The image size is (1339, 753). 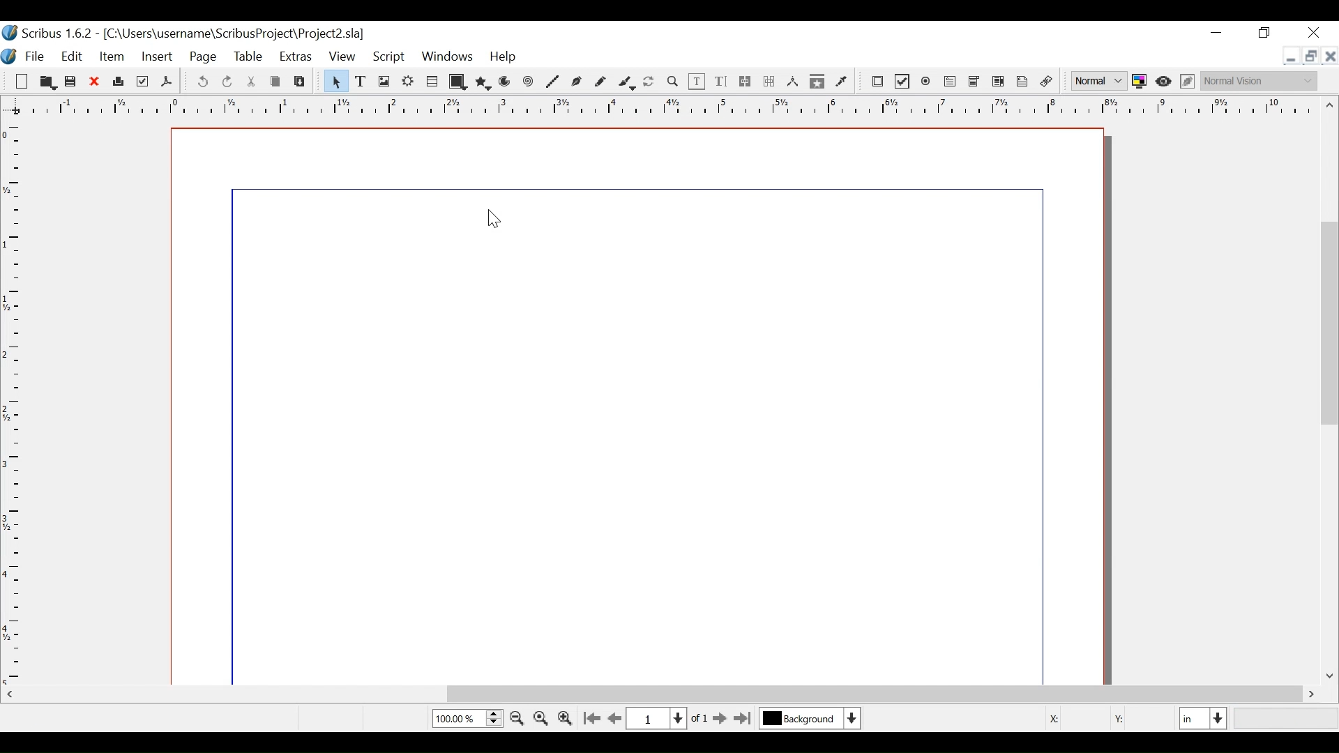 What do you see at coordinates (817, 81) in the screenshot?
I see `Copy Item properties` at bounding box center [817, 81].